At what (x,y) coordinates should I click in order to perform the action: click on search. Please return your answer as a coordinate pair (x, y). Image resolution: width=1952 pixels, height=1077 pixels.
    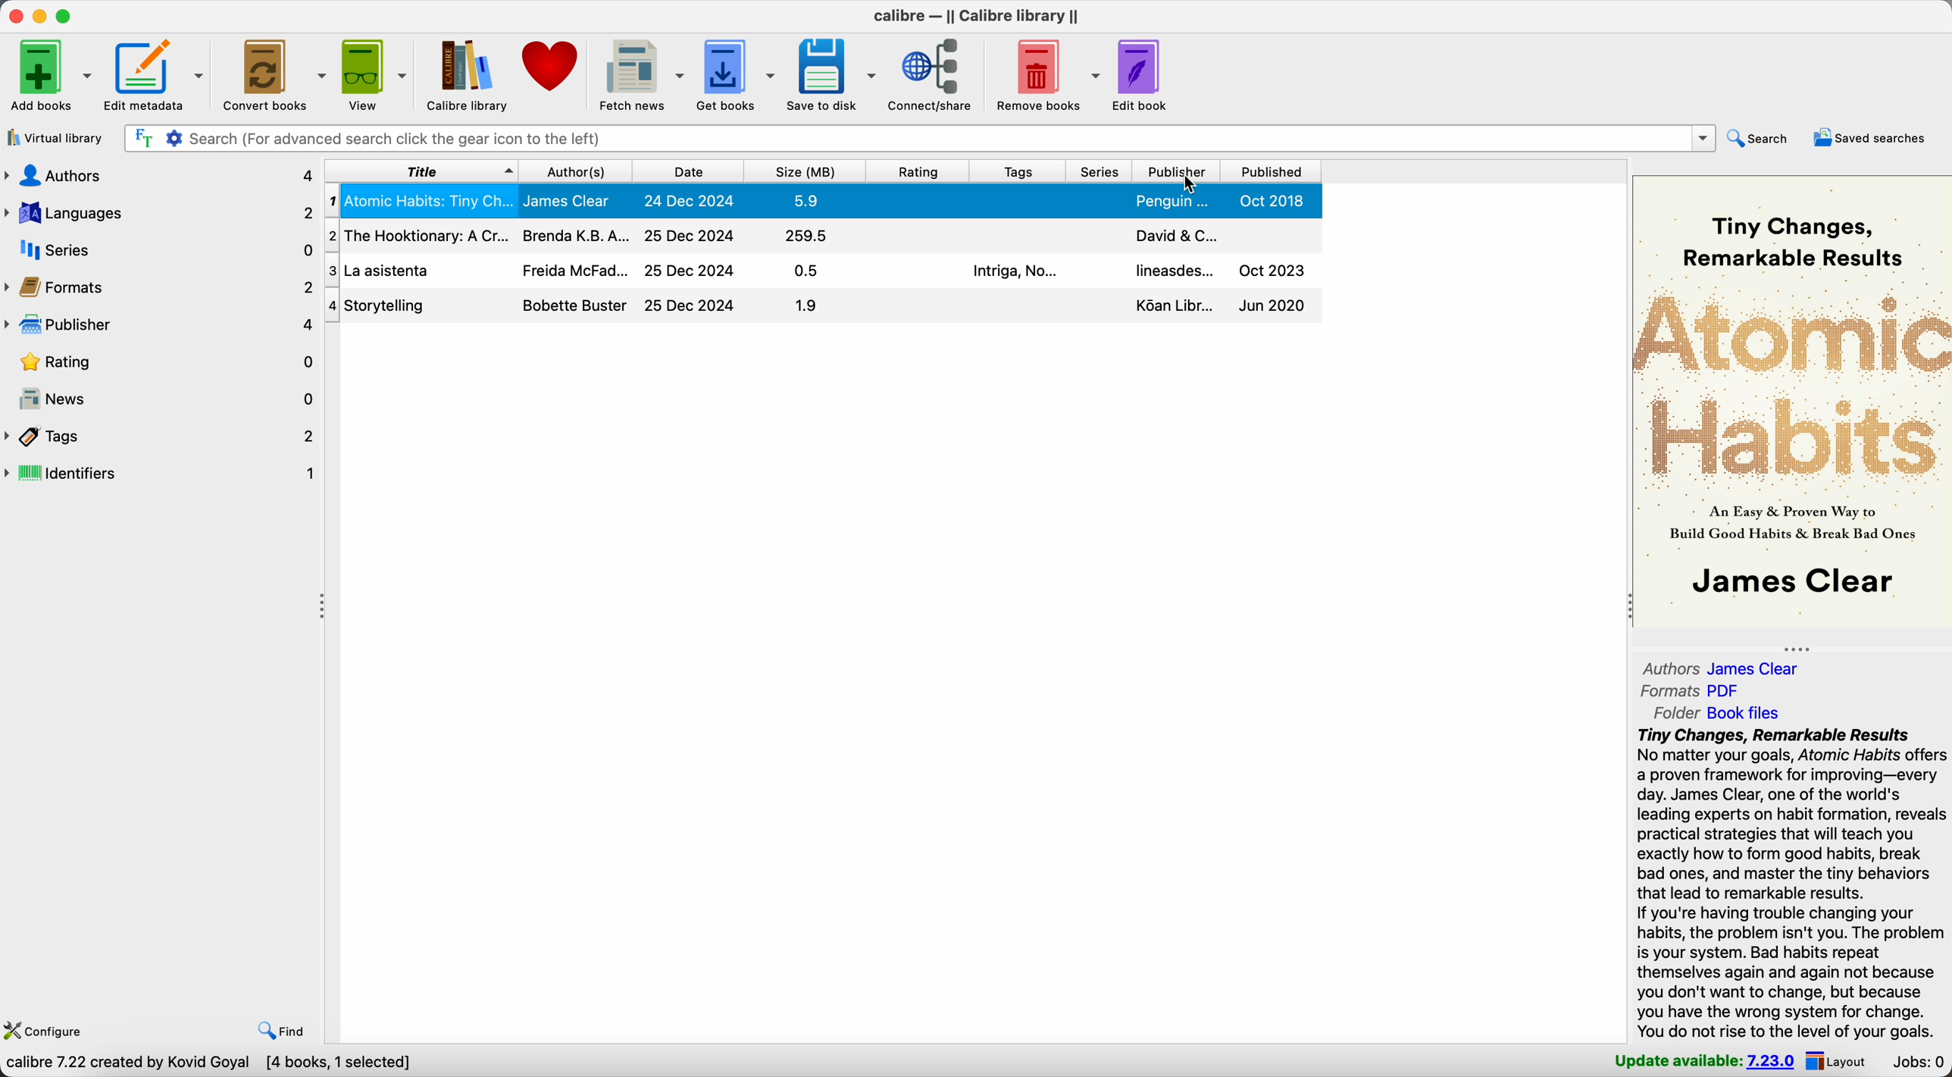
    Looking at the image, I should click on (1764, 137).